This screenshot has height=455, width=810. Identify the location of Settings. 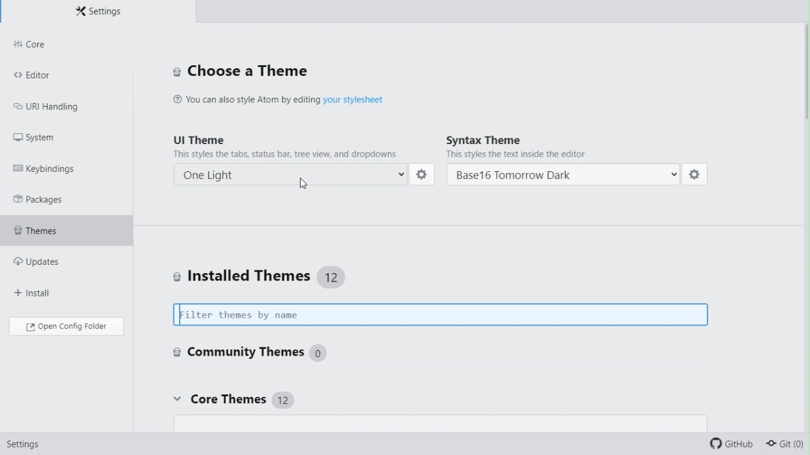
(20, 446).